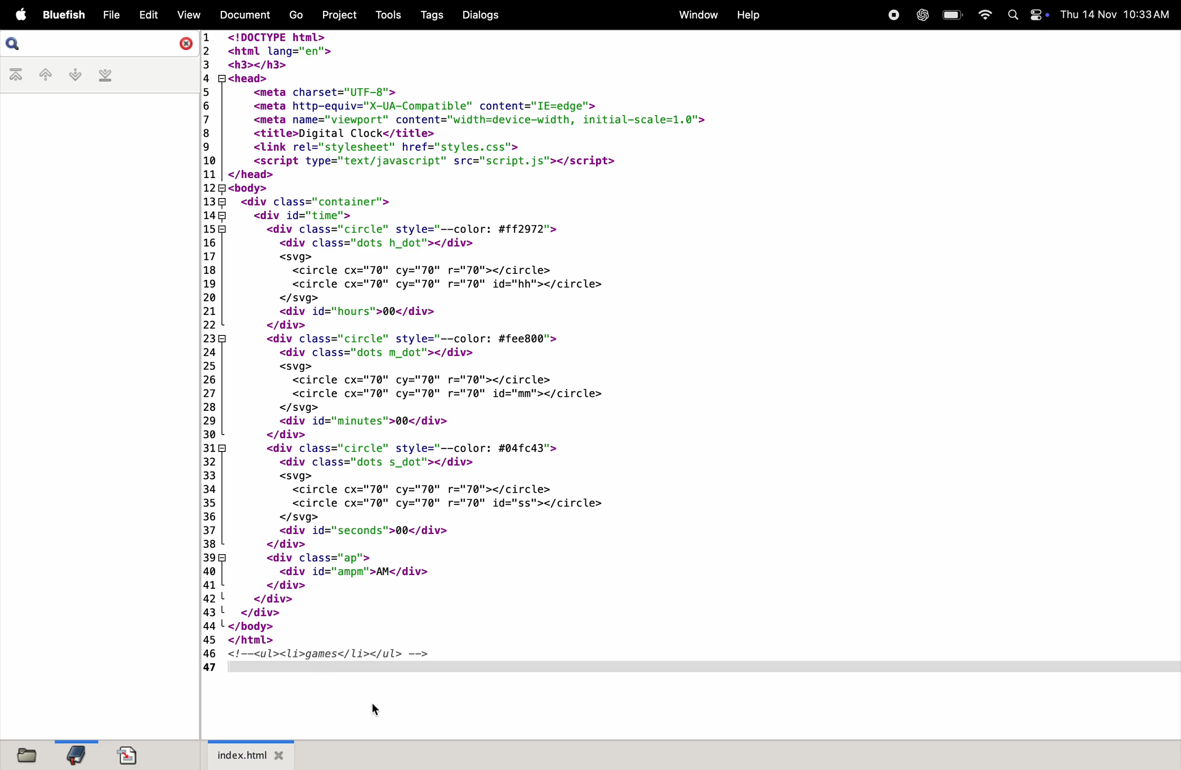 The width and height of the screenshot is (1181, 770). I want to click on Apple menu, so click(19, 14).